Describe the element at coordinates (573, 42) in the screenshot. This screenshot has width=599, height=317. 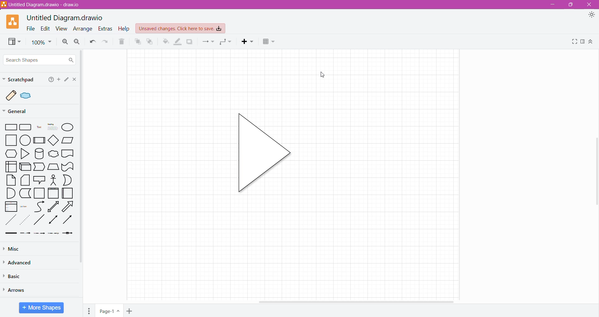
I see `Full Screen` at that location.